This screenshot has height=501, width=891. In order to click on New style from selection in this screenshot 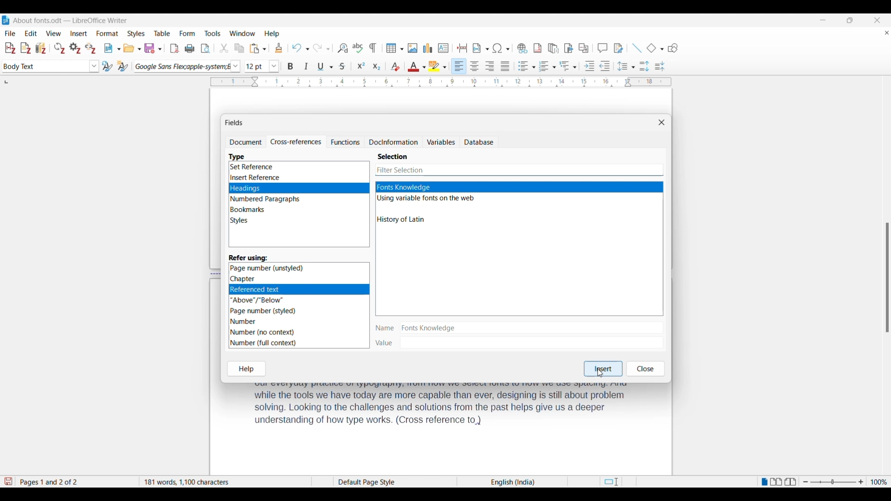, I will do `click(123, 66)`.